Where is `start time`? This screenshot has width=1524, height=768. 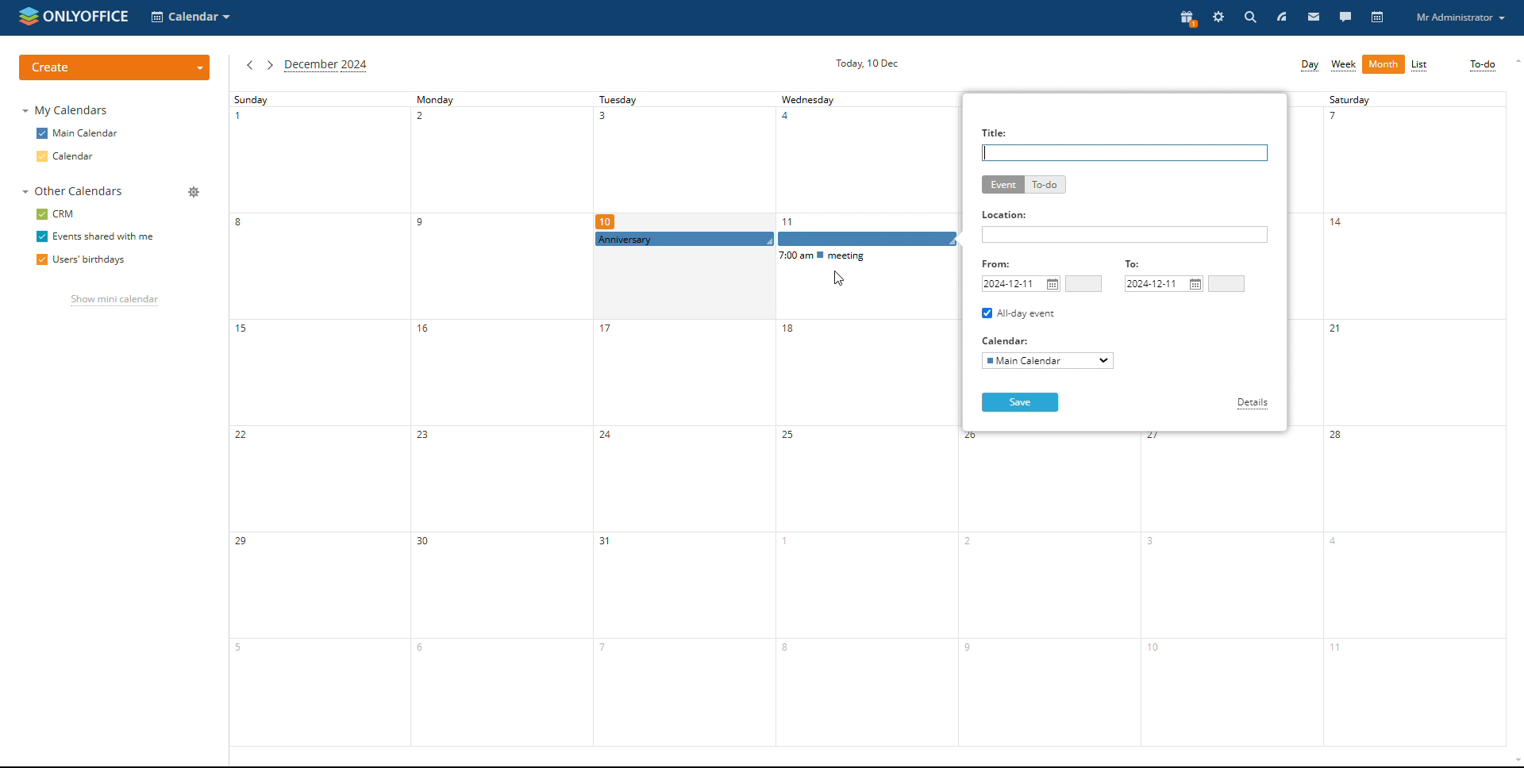
start time is located at coordinates (1084, 284).